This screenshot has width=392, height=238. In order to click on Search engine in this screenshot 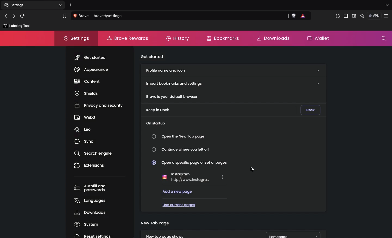, I will do `click(91, 152)`.